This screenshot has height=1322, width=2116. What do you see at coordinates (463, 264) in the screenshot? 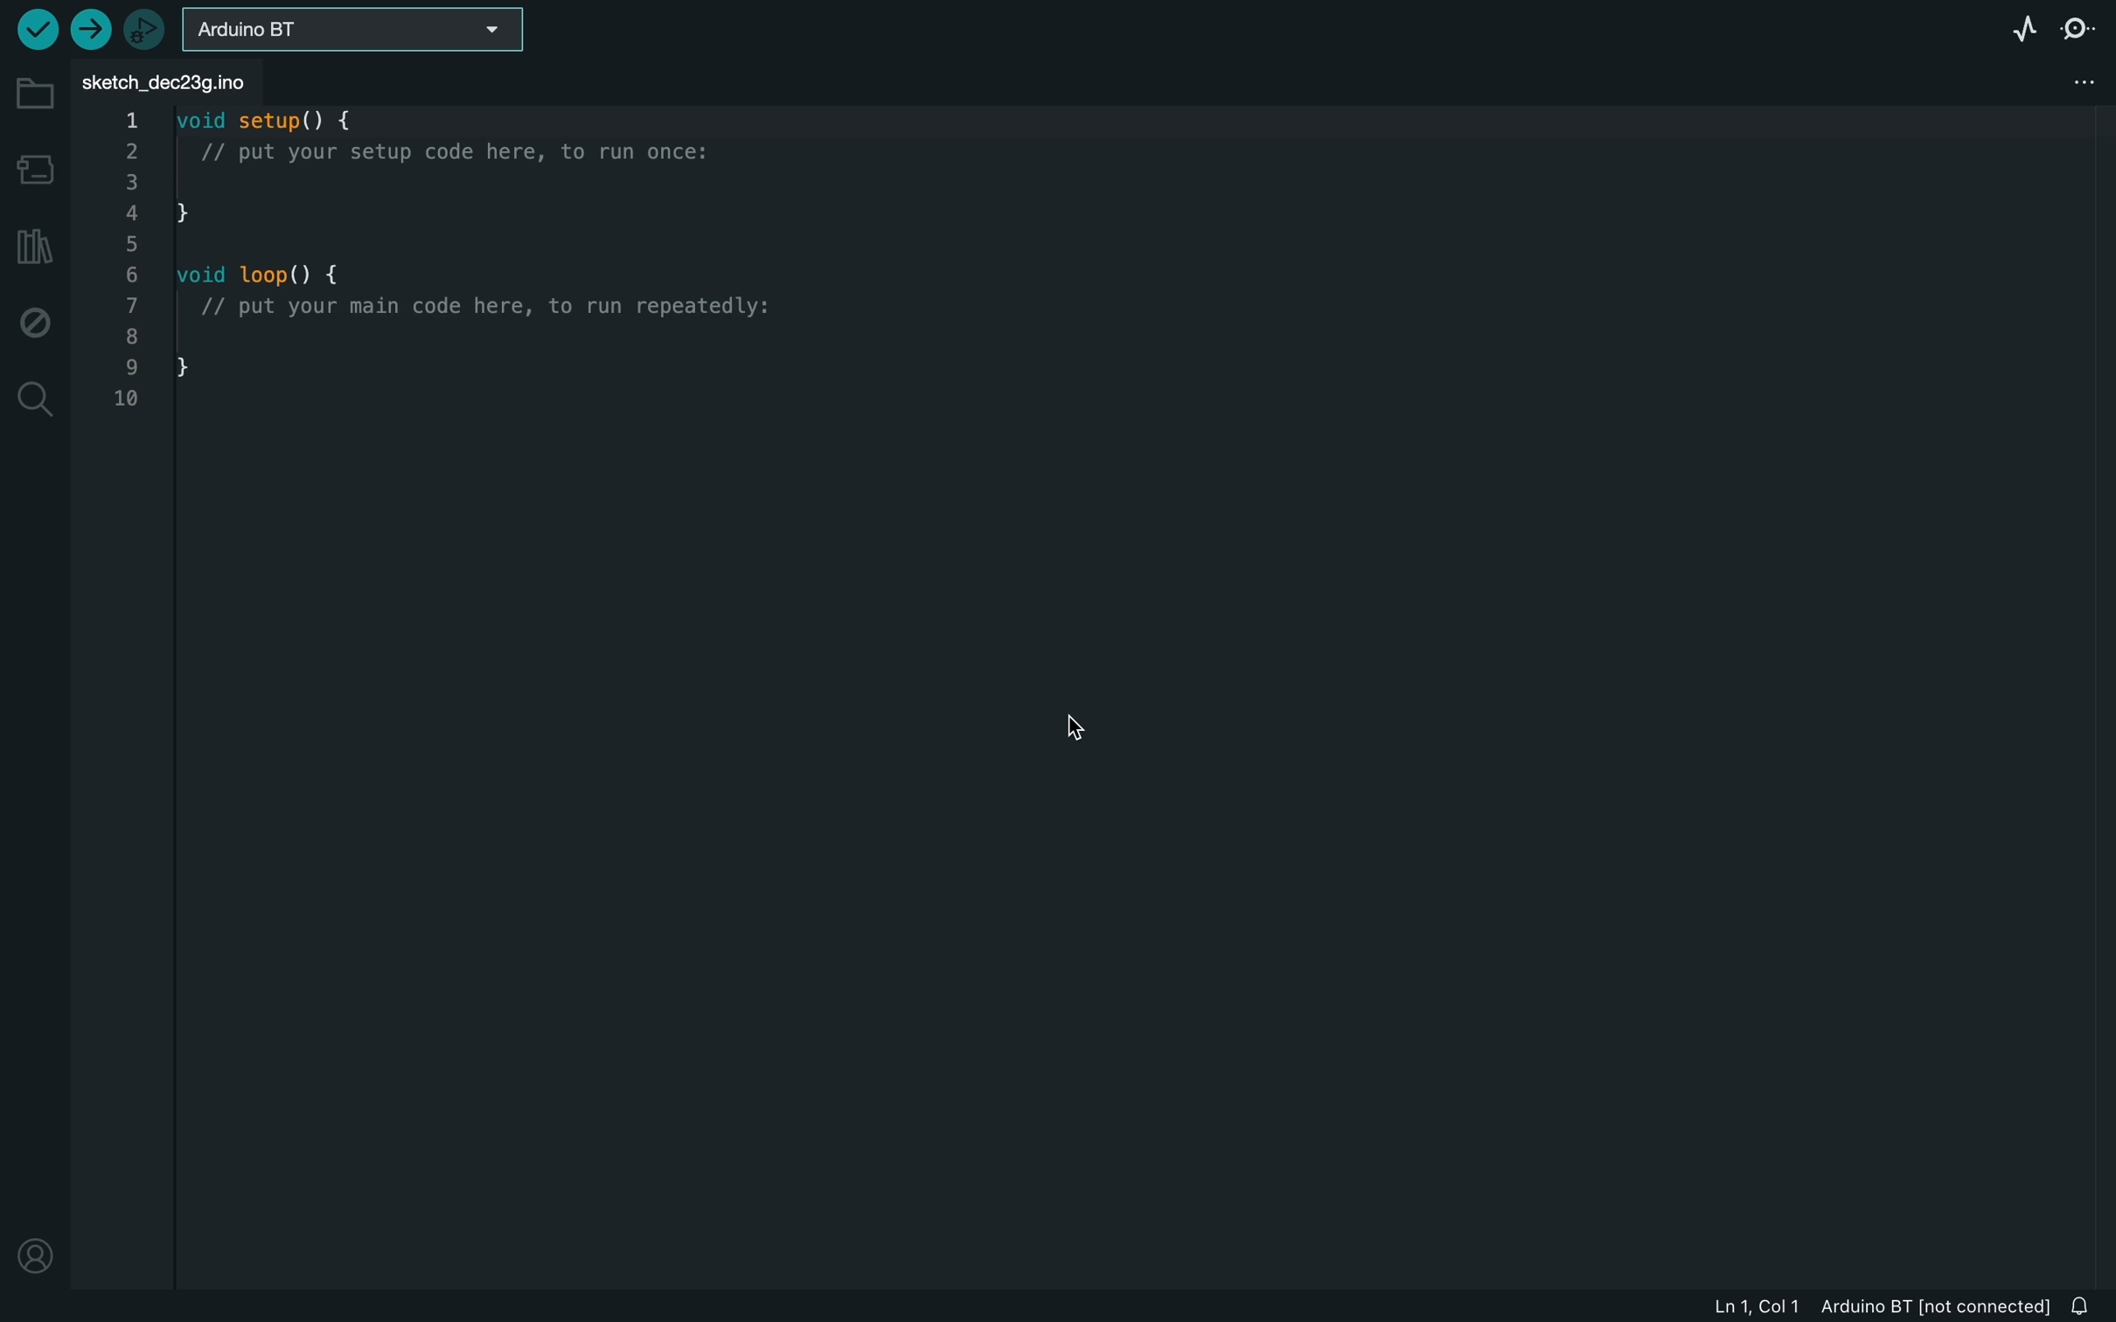
I see `code` at bounding box center [463, 264].